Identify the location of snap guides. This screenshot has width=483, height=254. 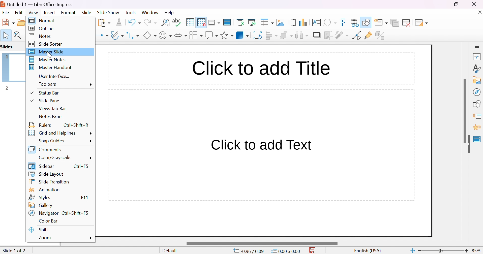
(51, 141).